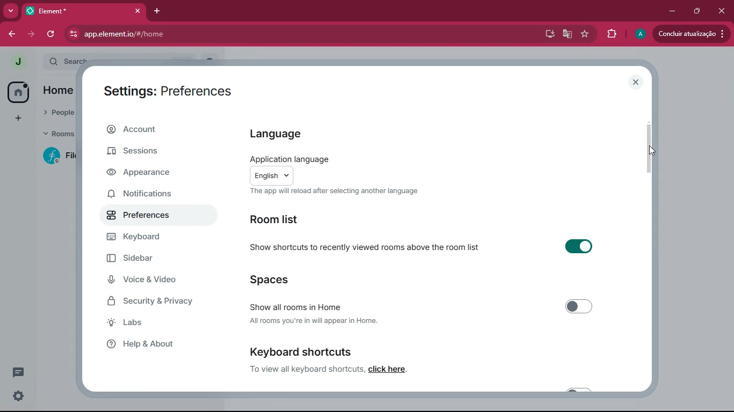 This screenshot has height=412, width=734. Describe the element at coordinates (291, 278) in the screenshot. I see `spaces` at that location.